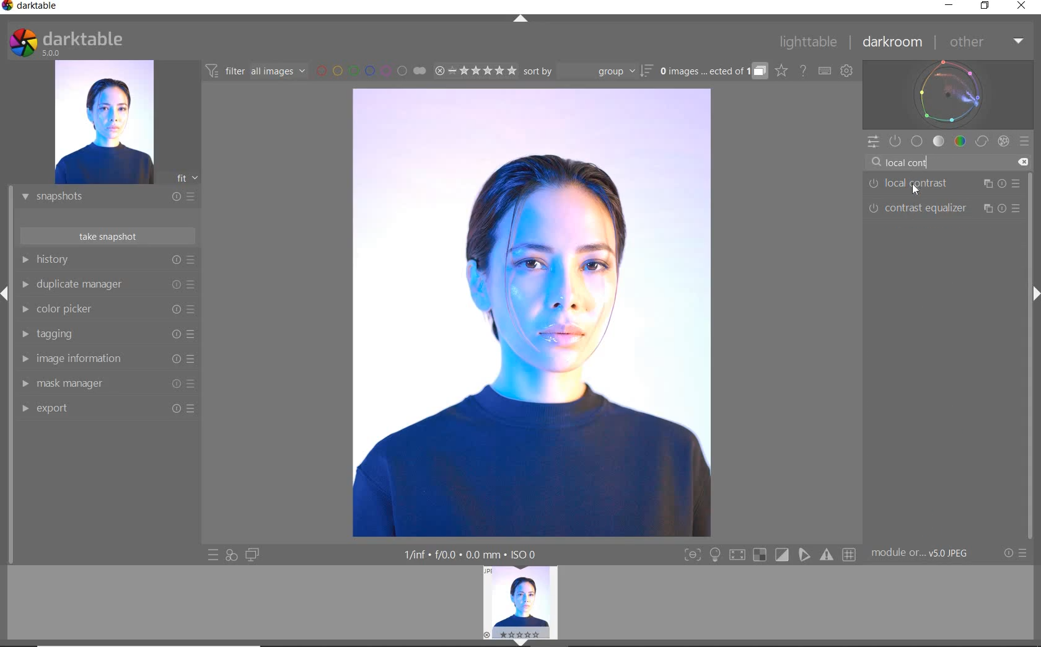 This screenshot has width=1041, height=647. Describe the element at coordinates (103, 408) in the screenshot. I see `EXPORT` at that location.